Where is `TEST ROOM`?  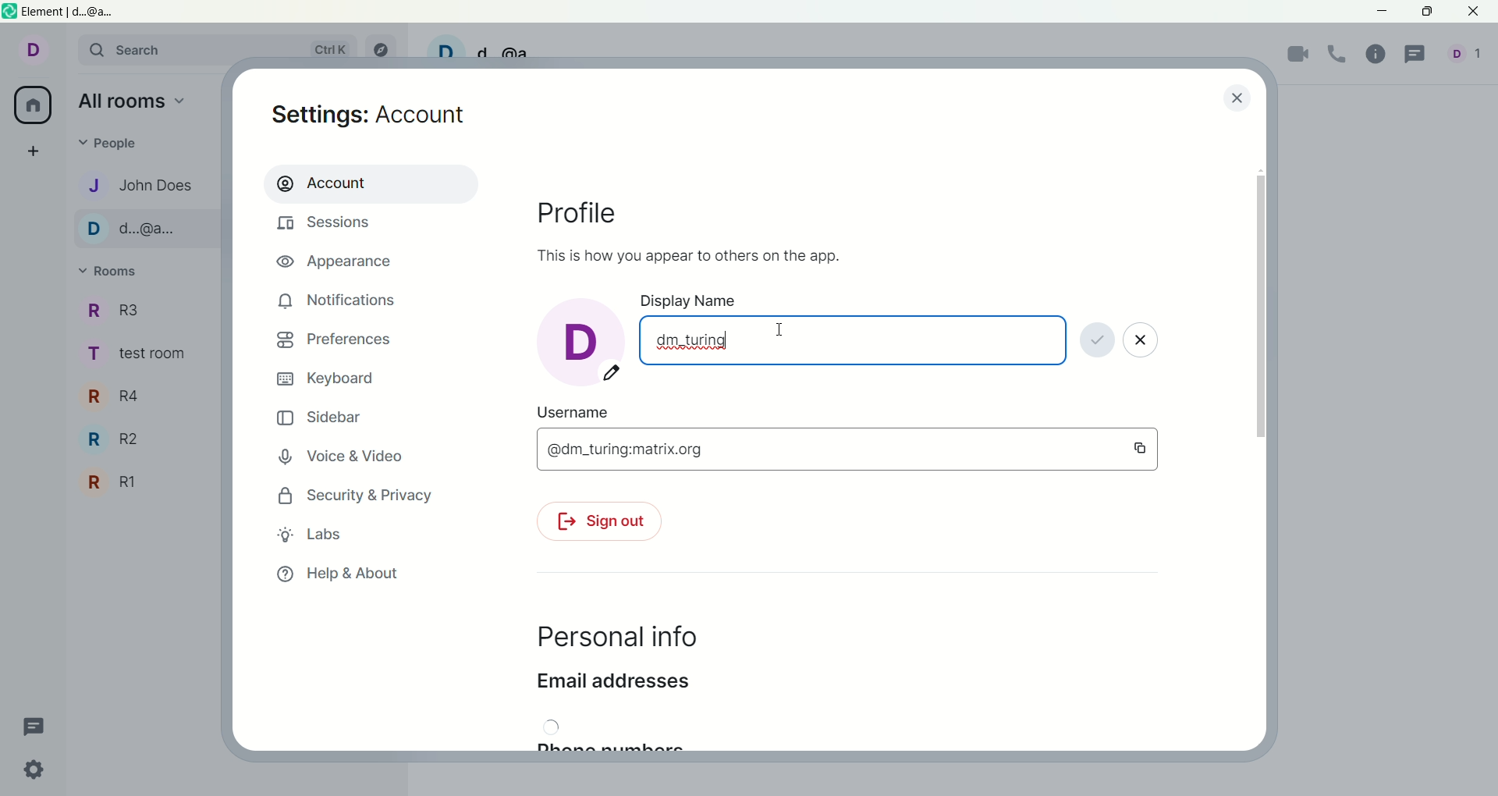 TEST ROOM is located at coordinates (144, 357).